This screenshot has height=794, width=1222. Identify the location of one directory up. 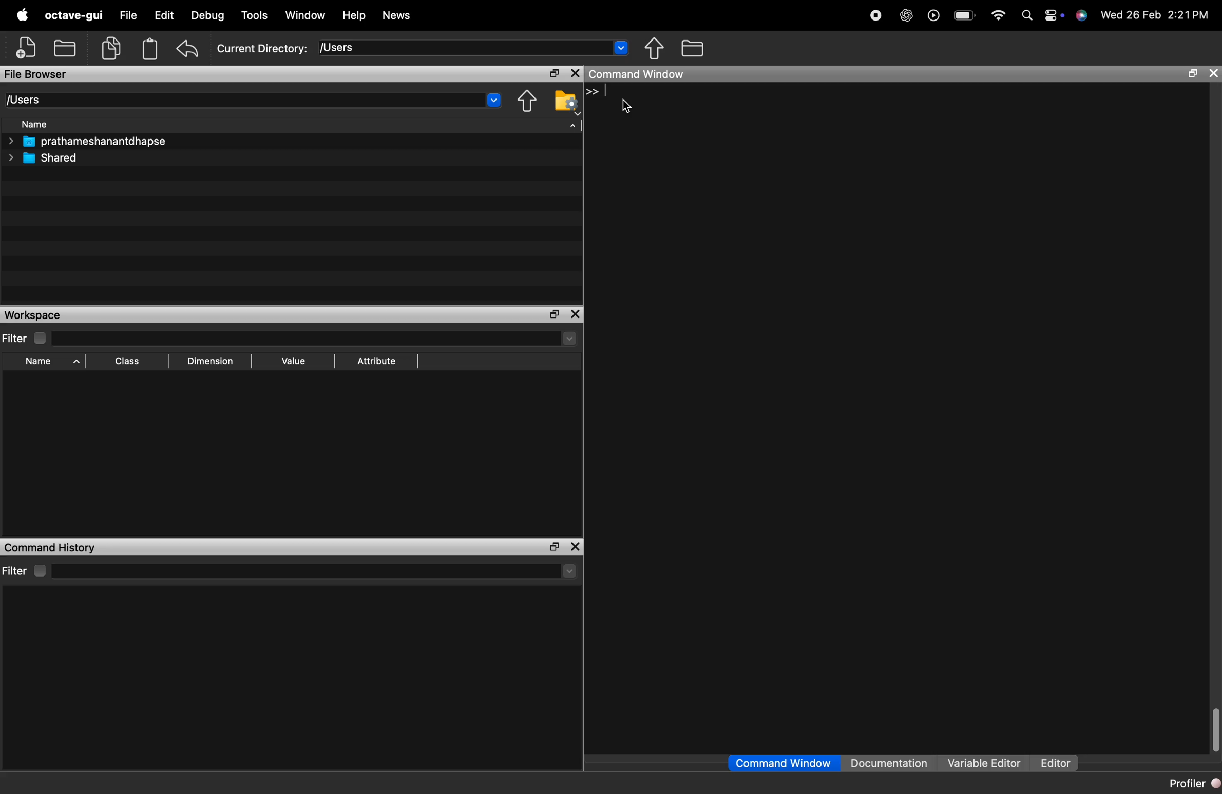
(527, 102).